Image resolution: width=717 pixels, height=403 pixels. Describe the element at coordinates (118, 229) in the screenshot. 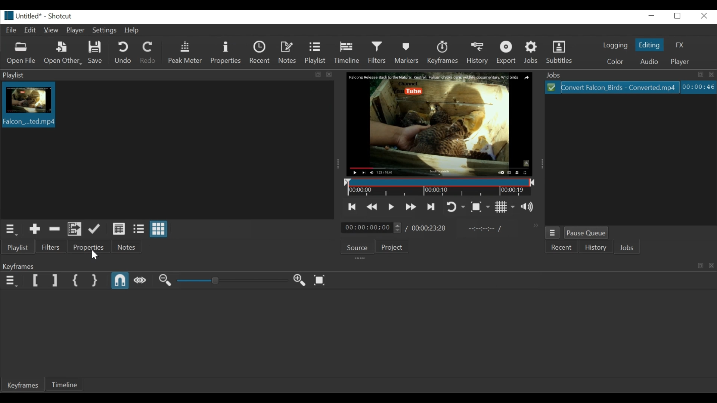

I see `View as details` at that location.